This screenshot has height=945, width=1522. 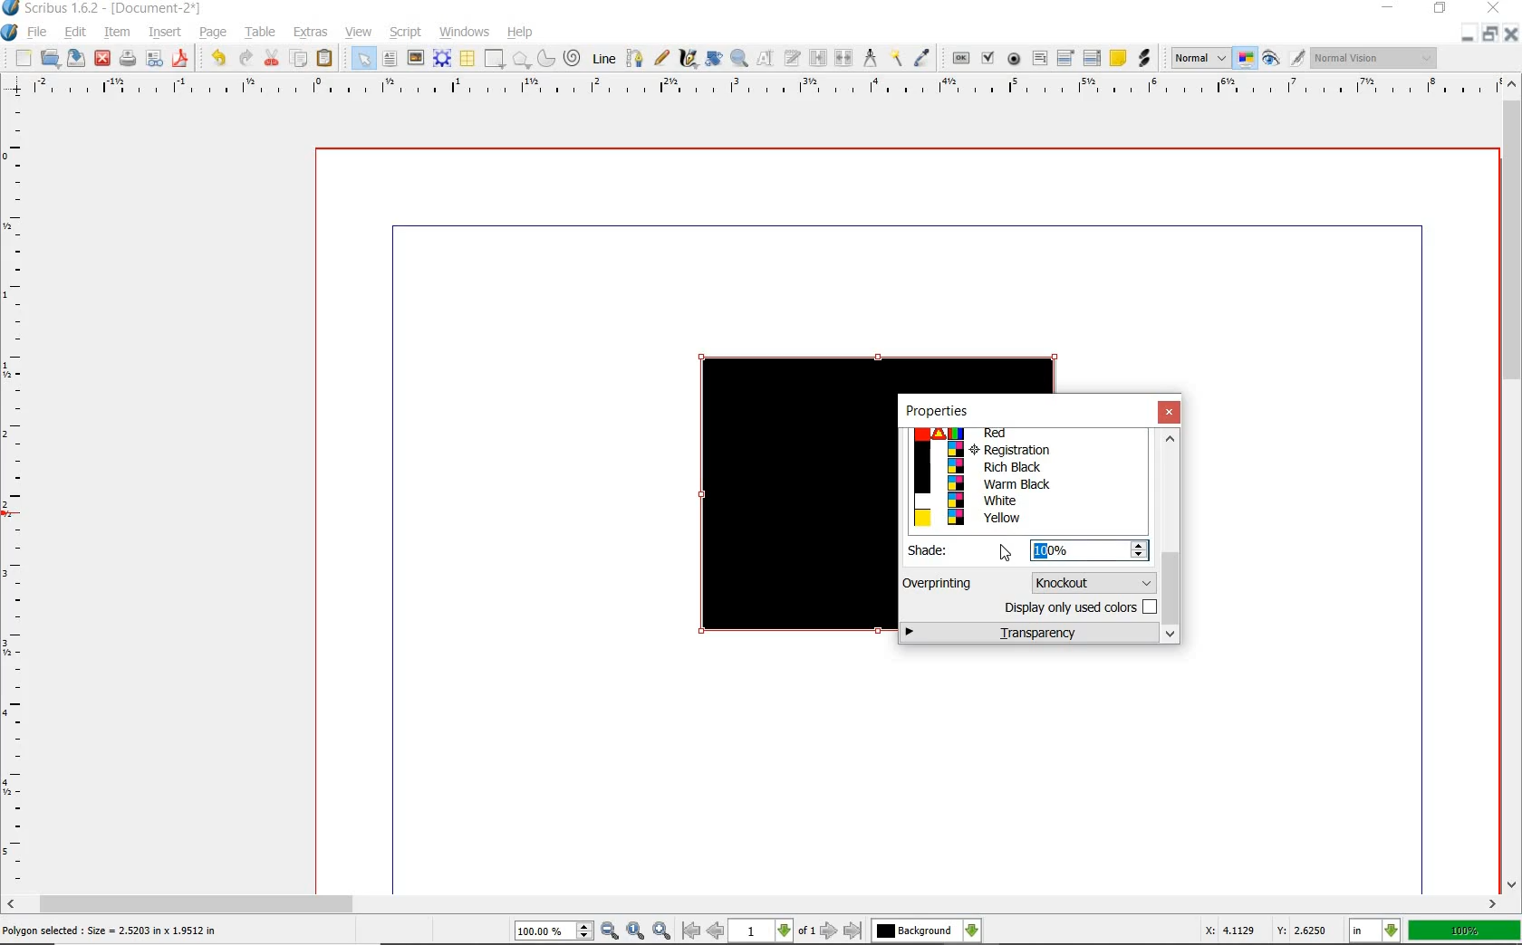 What do you see at coordinates (1246, 60) in the screenshot?
I see `toggle management system` at bounding box center [1246, 60].